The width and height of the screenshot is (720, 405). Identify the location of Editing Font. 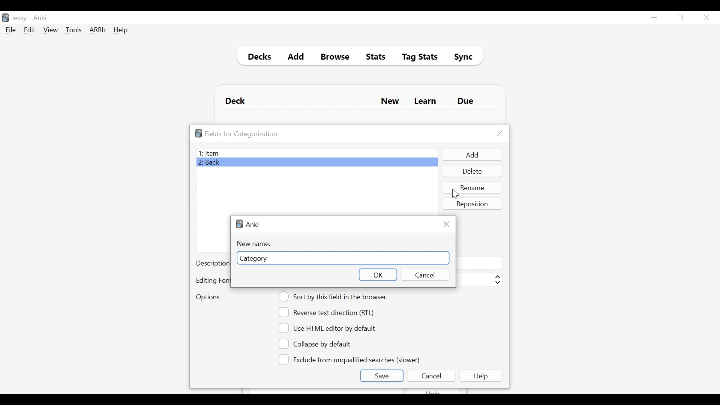
(212, 280).